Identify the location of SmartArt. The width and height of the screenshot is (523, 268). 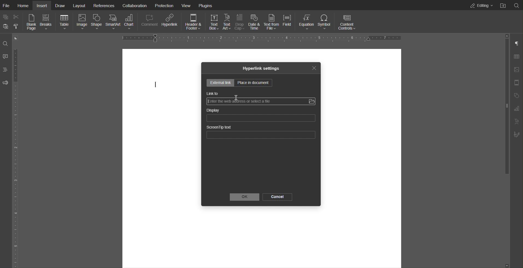
(113, 22).